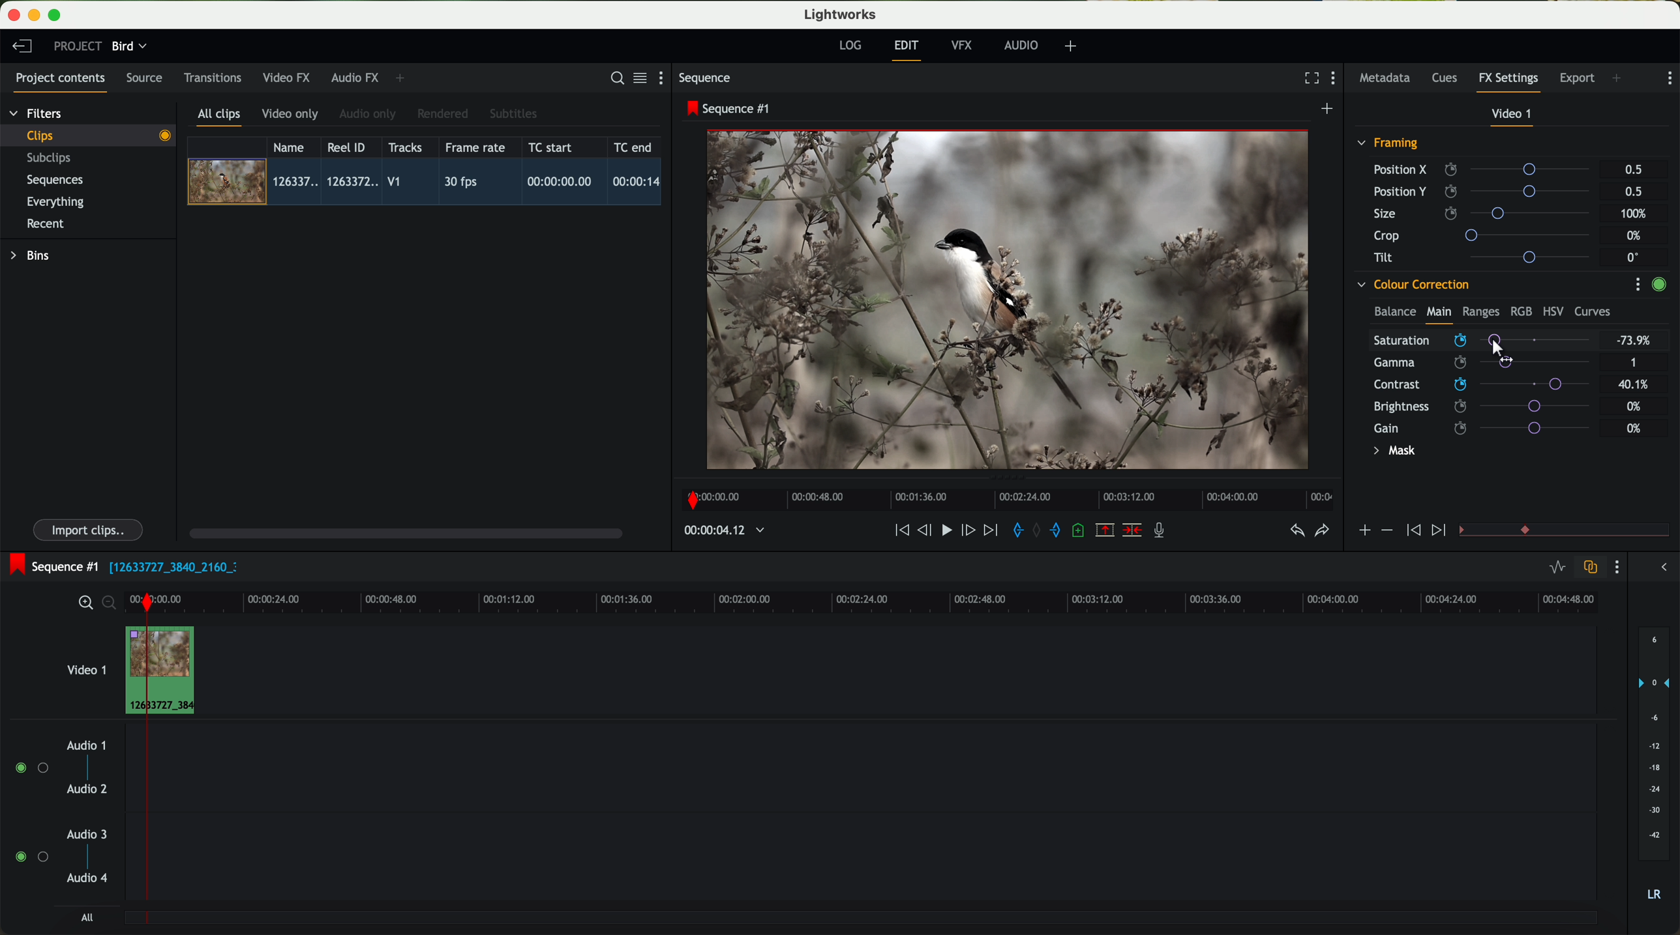  What do you see at coordinates (1637, 284) in the screenshot?
I see `show settings menu` at bounding box center [1637, 284].